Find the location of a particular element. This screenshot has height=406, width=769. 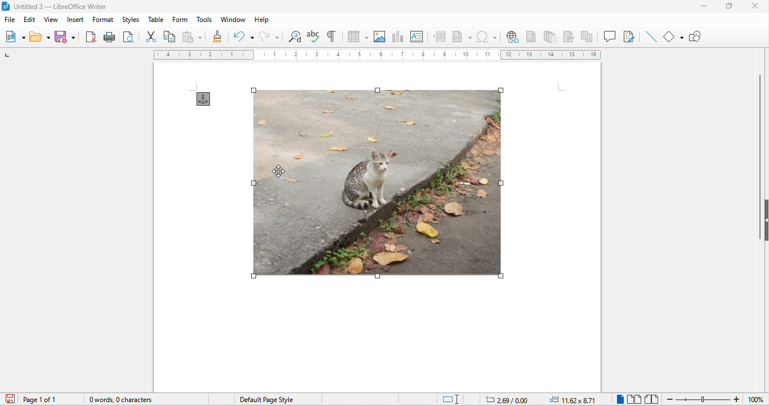

object position is located at coordinates (574, 399).